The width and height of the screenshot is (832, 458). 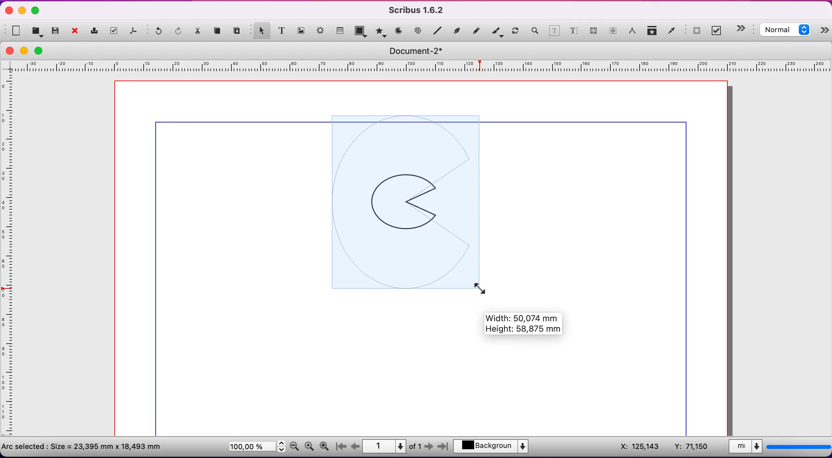 What do you see at coordinates (36, 11) in the screenshot?
I see `maximize` at bounding box center [36, 11].